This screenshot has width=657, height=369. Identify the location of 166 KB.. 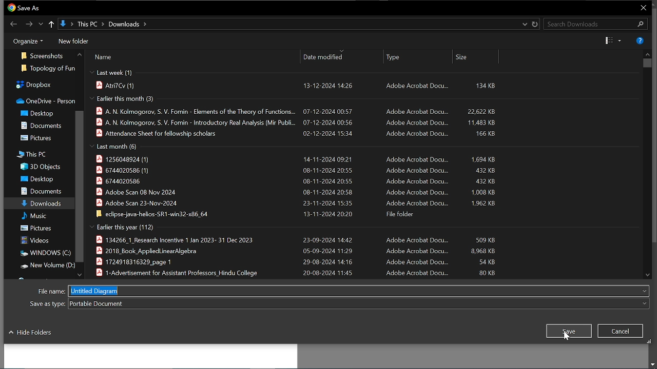
(480, 134).